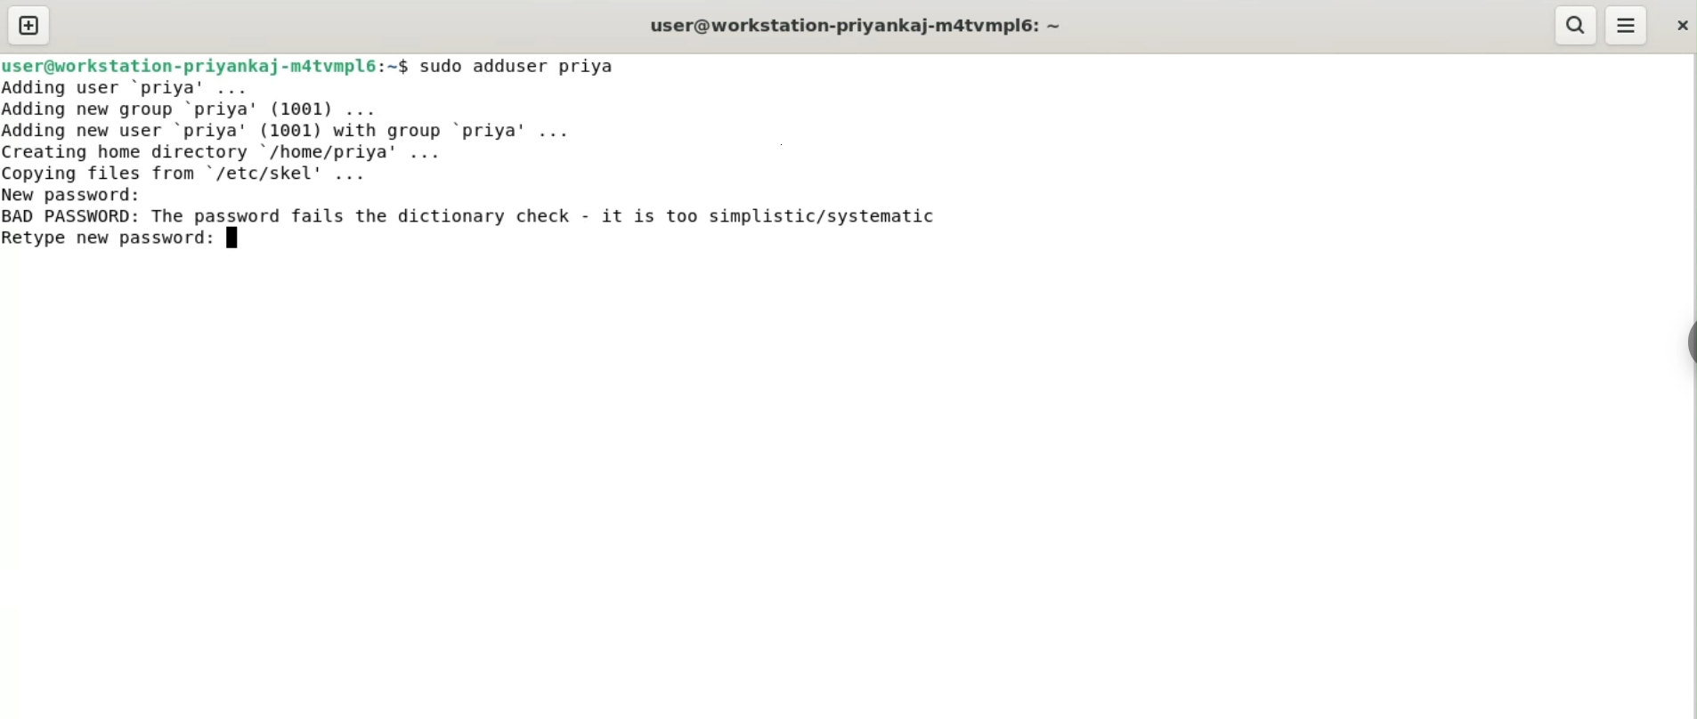  What do you see at coordinates (520, 66) in the screenshot?
I see `sudo adduser priya` at bounding box center [520, 66].